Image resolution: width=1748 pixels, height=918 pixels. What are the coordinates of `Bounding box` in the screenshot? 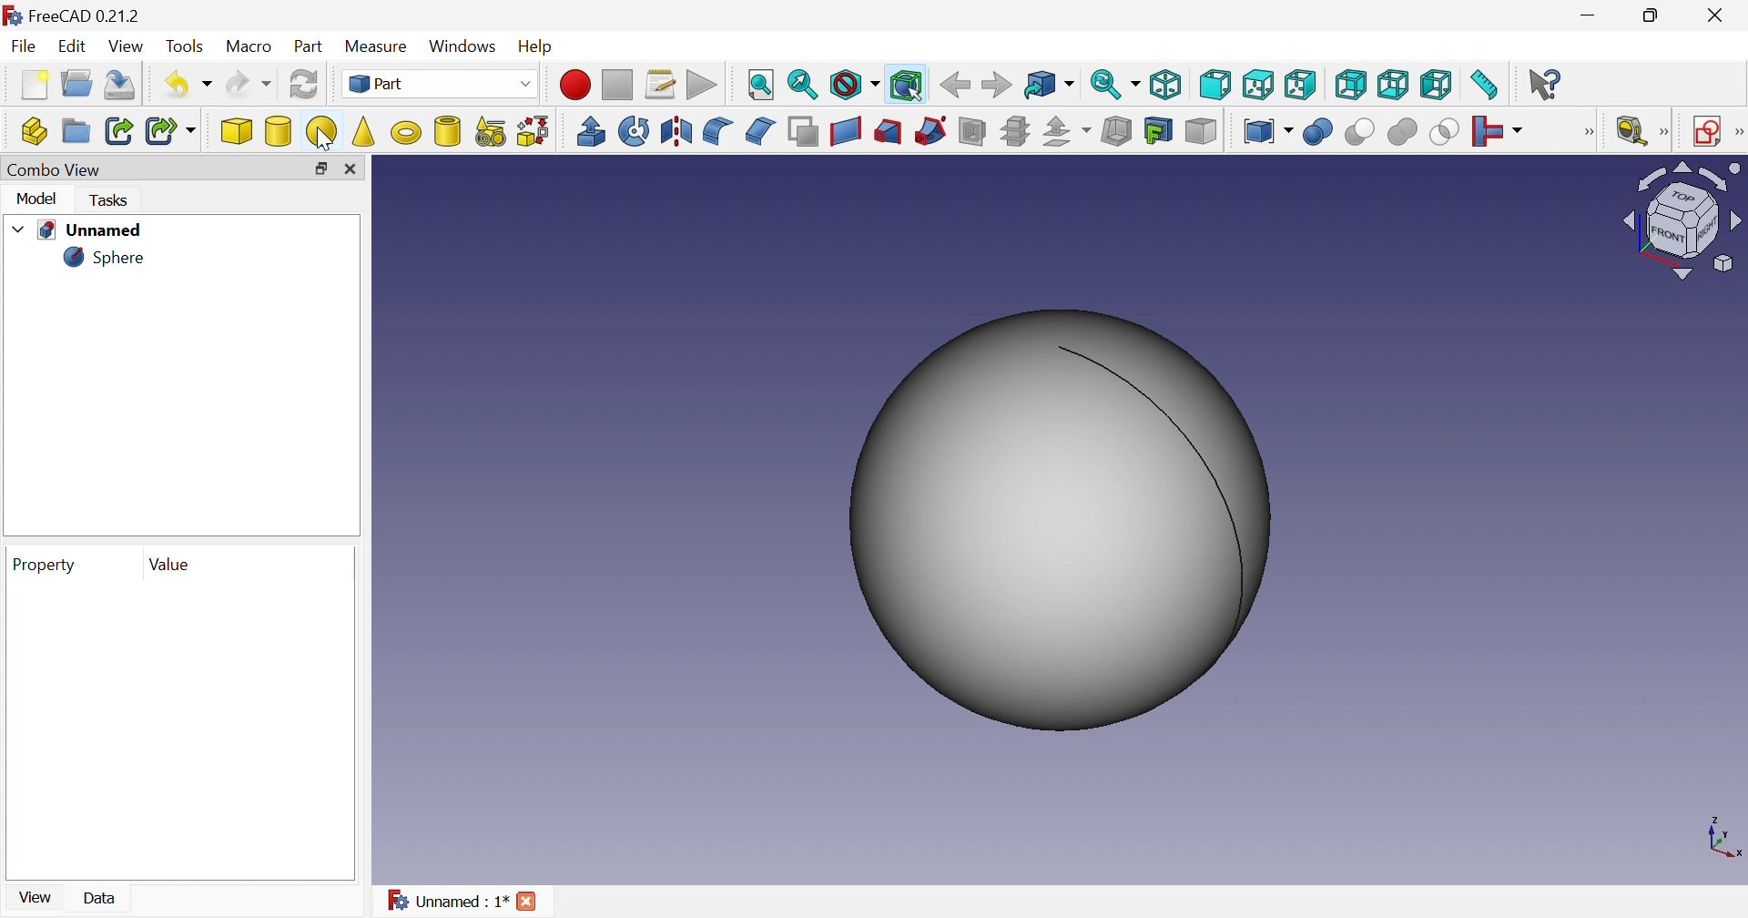 It's located at (908, 86).